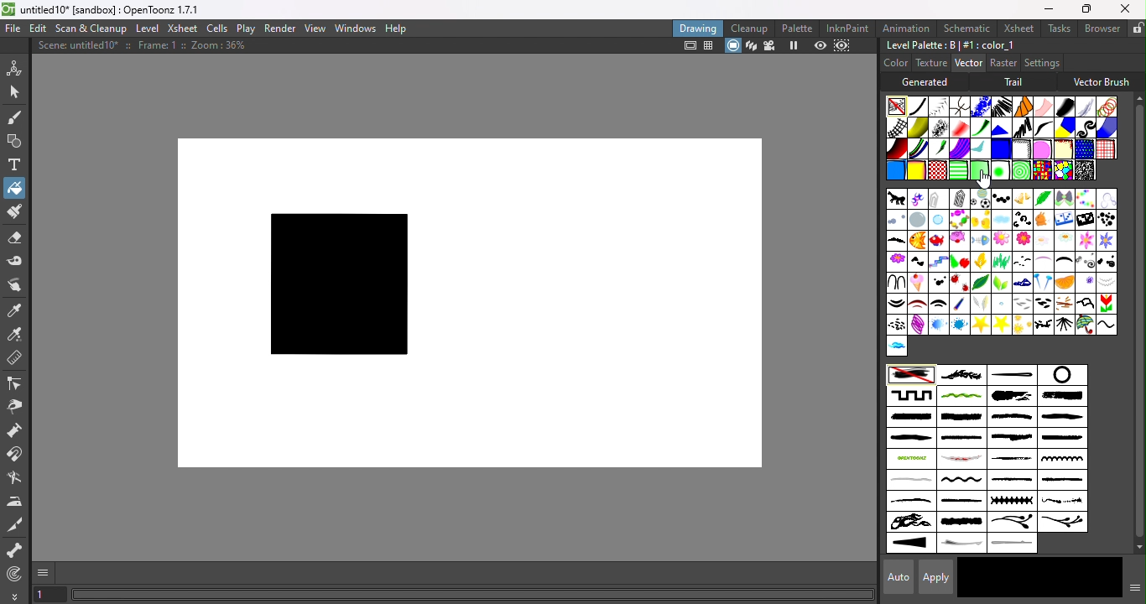  Describe the element at coordinates (1086, 128) in the screenshot. I see `Curl` at that location.